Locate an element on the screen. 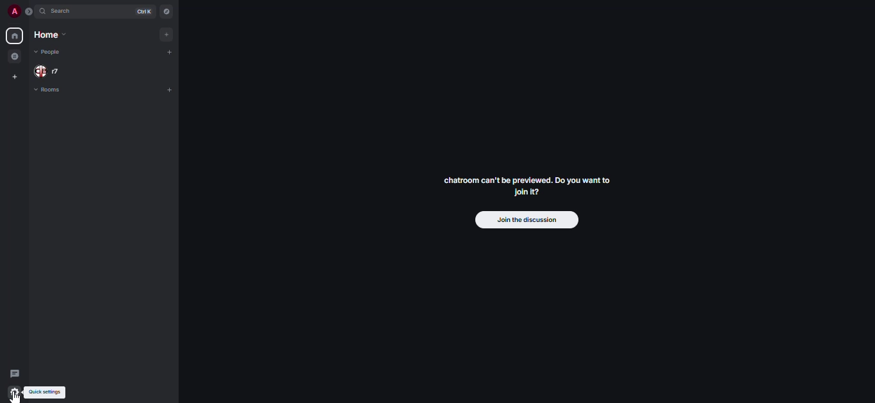 Image resolution: width=875 pixels, height=403 pixels. rooms is located at coordinates (53, 90).